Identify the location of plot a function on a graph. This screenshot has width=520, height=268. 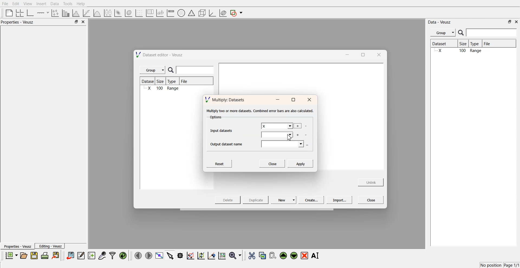
(97, 12).